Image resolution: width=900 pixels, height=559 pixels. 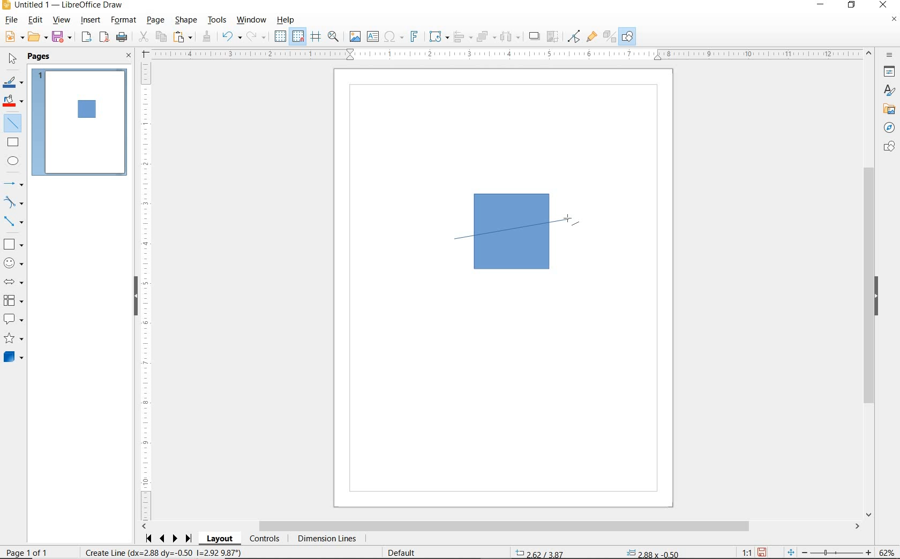 What do you see at coordinates (14, 102) in the screenshot?
I see `FILL COLOR` at bounding box center [14, 102].